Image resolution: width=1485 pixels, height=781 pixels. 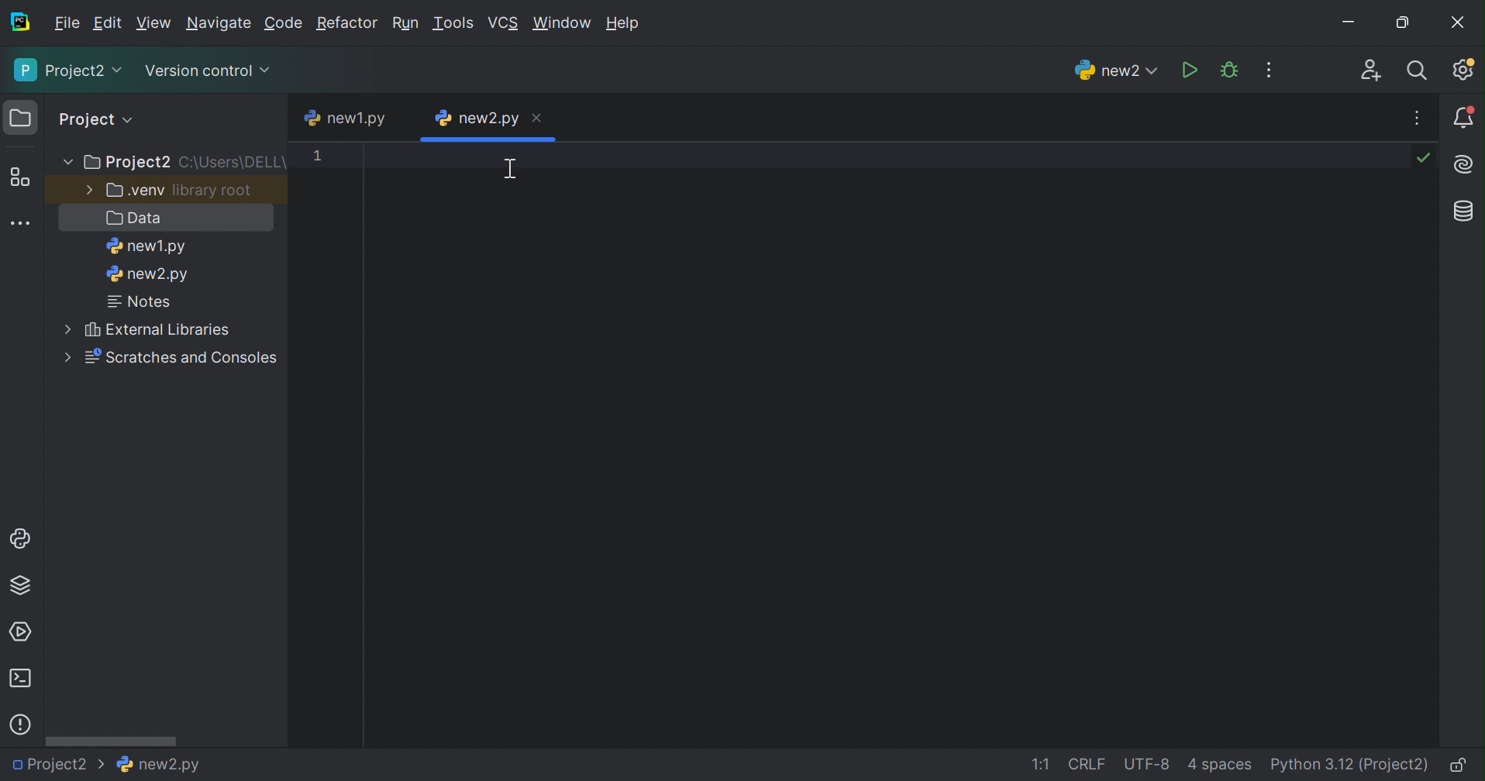 I want to click on AI Assistant, so click(x=1466, y=164).